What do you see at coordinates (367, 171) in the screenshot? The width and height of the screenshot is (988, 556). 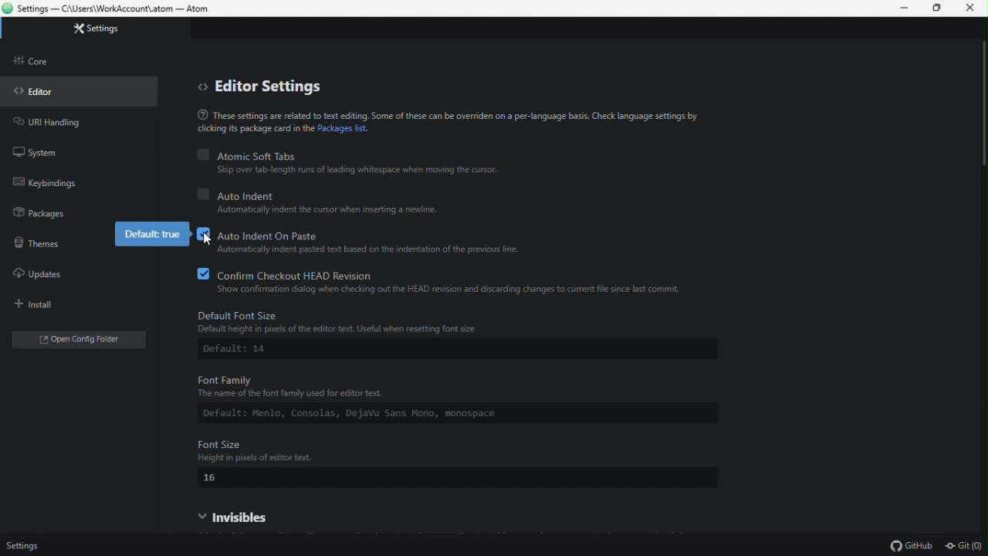 I see `Skip over tab-length runs of leading whitespace when moving the cursor.` at bounding box center [367, 171].